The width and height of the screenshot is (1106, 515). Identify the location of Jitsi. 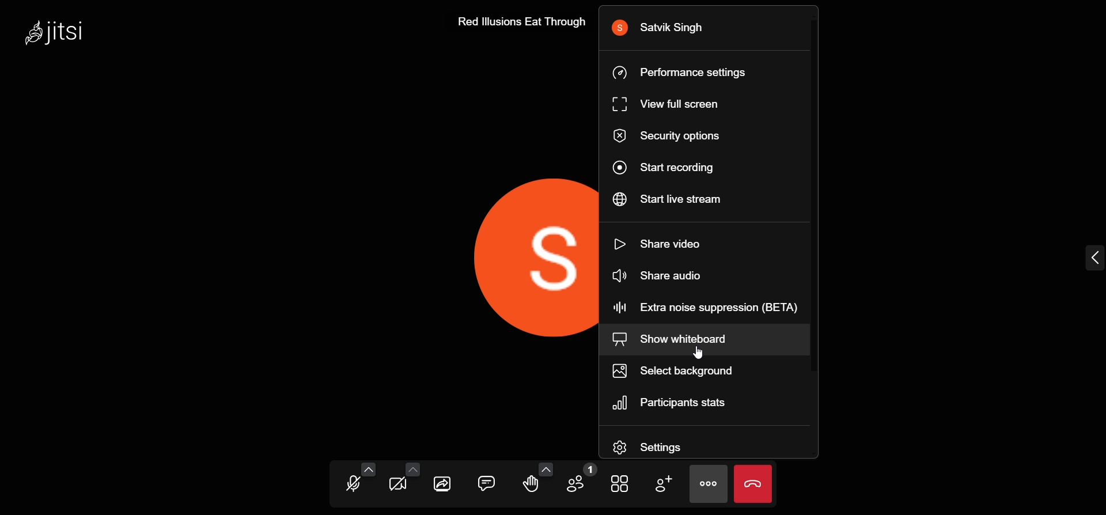
(59, 31).